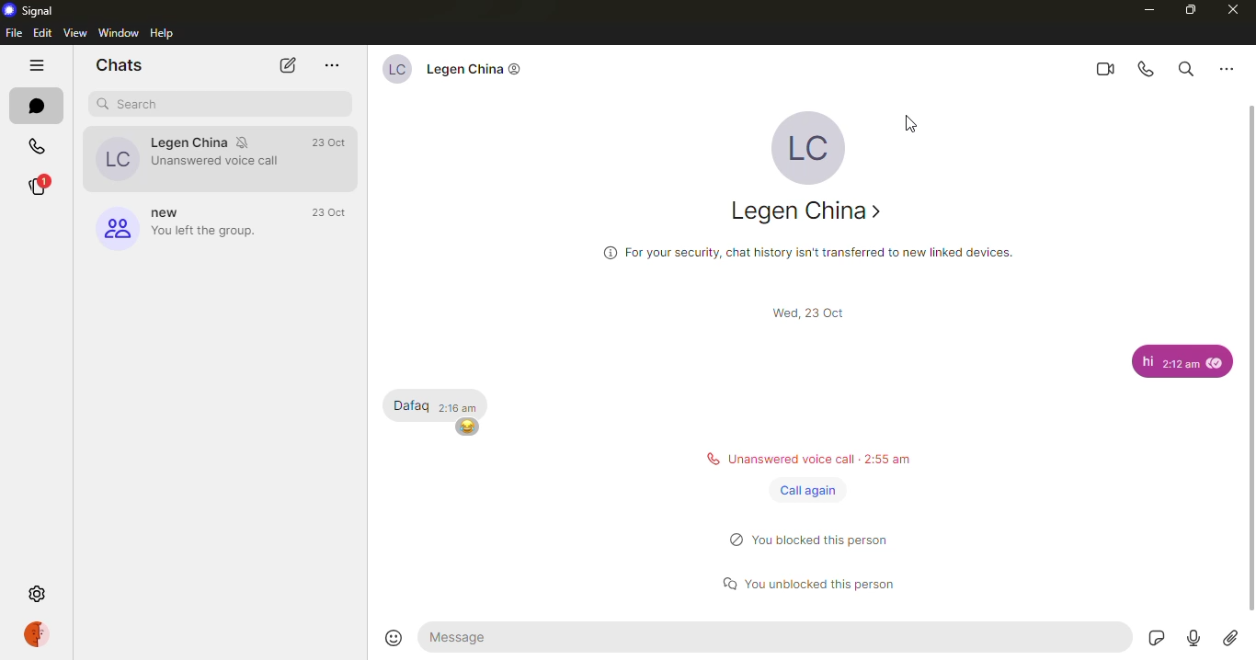 The height and width of the screenshot is (660, 1256). I want to click on hide tabs, so click(40, 63).